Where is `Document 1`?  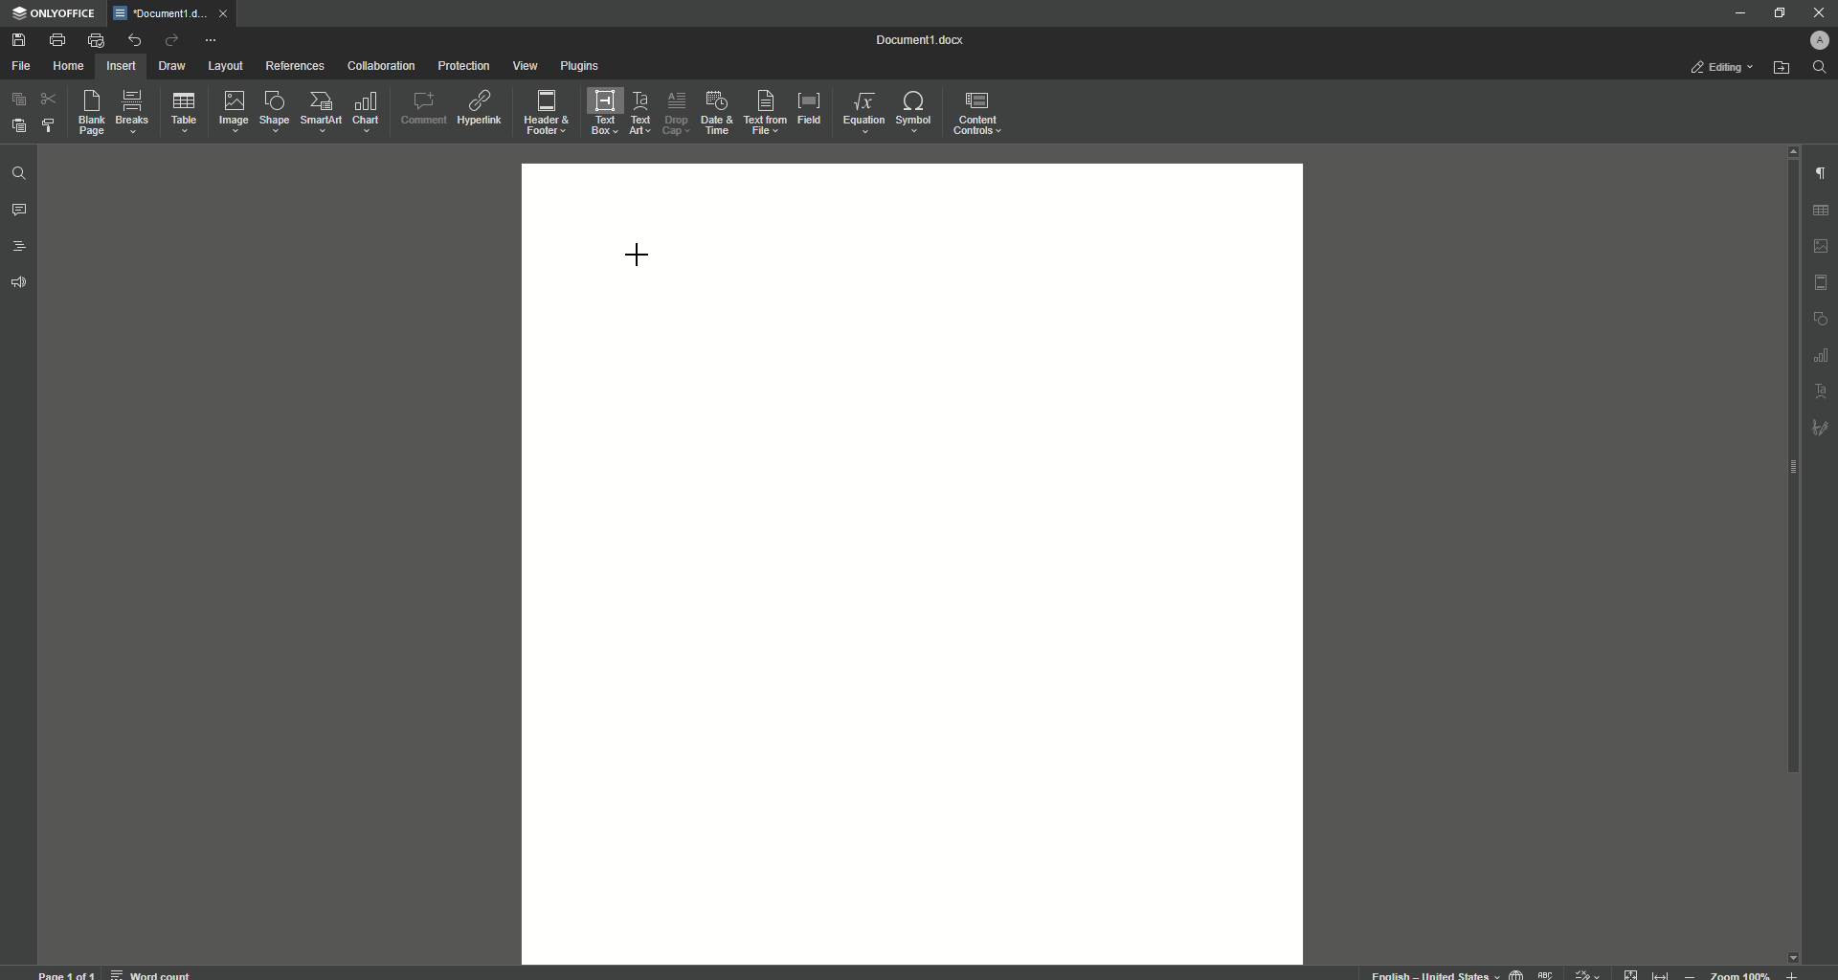 Document 1 is located at coordinates (931, 42).